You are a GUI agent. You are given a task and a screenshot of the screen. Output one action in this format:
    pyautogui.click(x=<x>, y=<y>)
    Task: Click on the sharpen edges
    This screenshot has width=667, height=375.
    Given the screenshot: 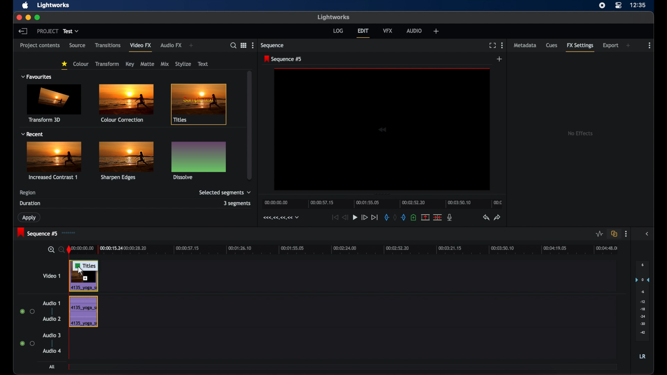 What is the action you would take?
    pyautogui.click(x=125, y=160)
    